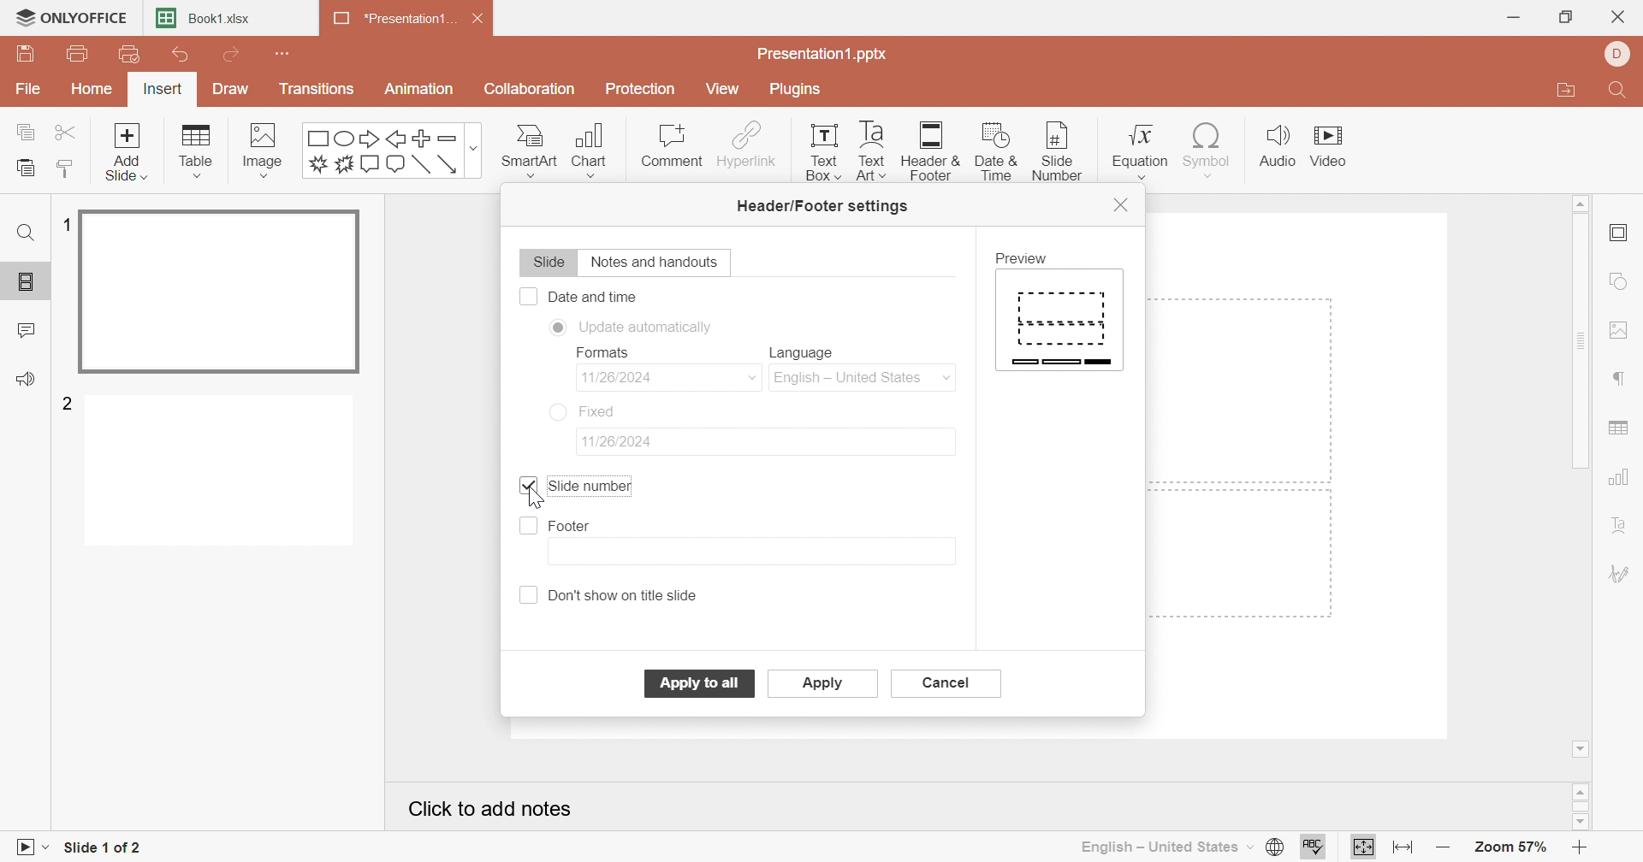  I want to click on File, so click(29, 91).